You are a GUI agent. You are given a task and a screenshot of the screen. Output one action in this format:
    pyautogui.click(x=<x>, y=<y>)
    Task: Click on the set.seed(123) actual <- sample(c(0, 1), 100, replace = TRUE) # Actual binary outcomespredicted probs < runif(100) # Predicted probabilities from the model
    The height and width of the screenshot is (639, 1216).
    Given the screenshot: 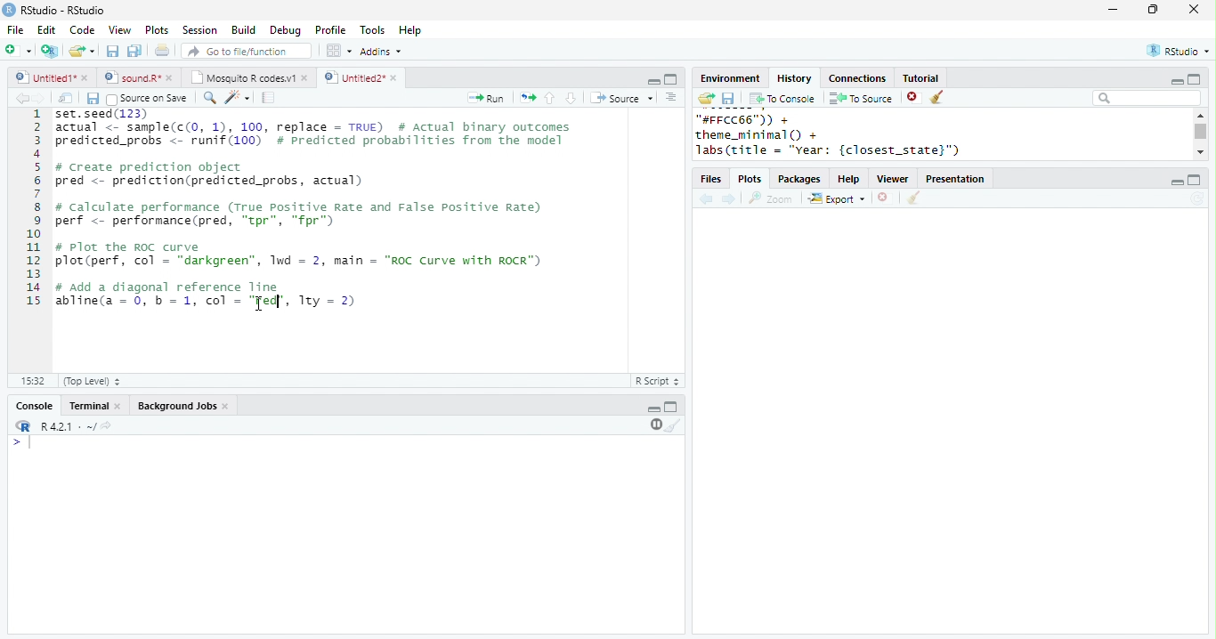 What is the action you would take?
    pyautogui.click(x=316, y=132)
    